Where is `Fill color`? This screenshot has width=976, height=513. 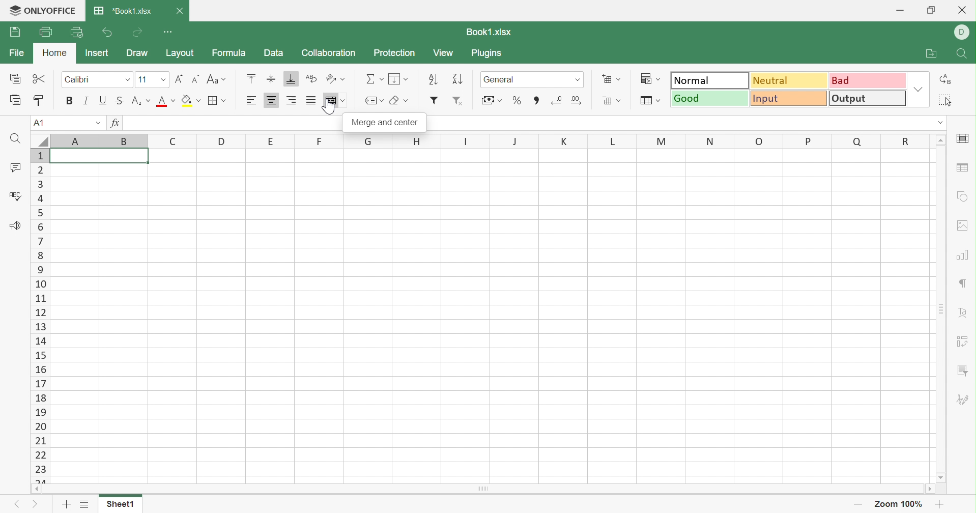 Fill color is located at coordinates (189, 100).